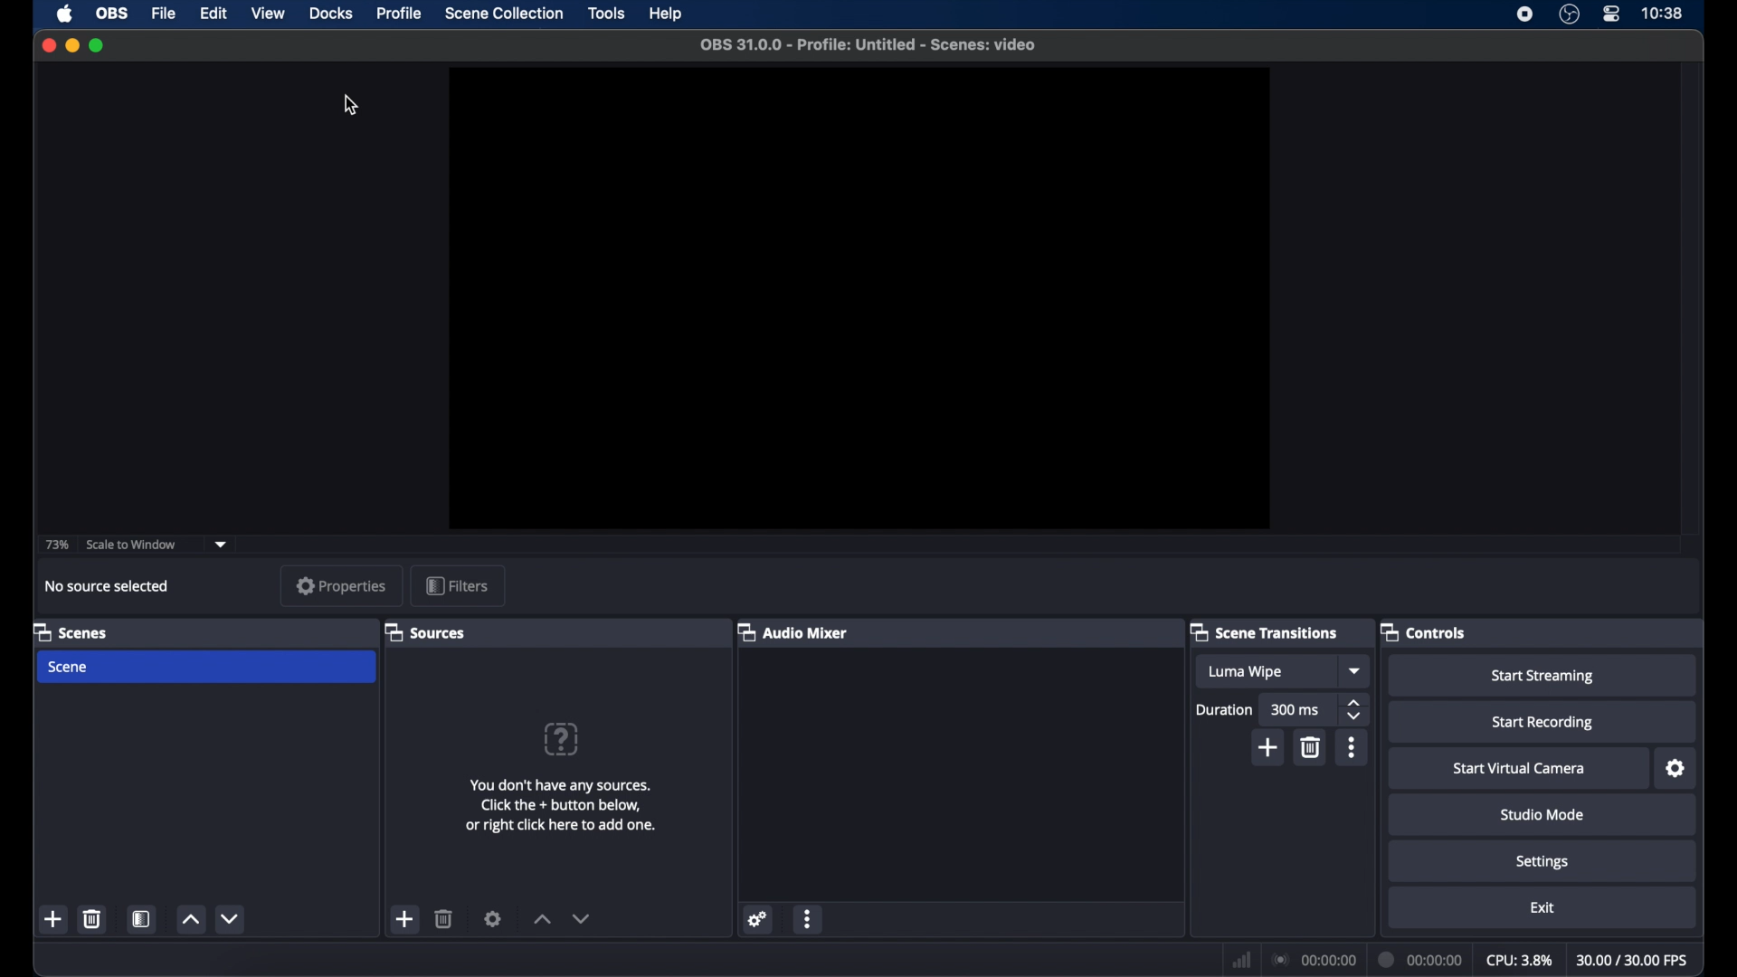 This screenshot has width=1737, height=977. I want to click on increment, so click(190, 921).